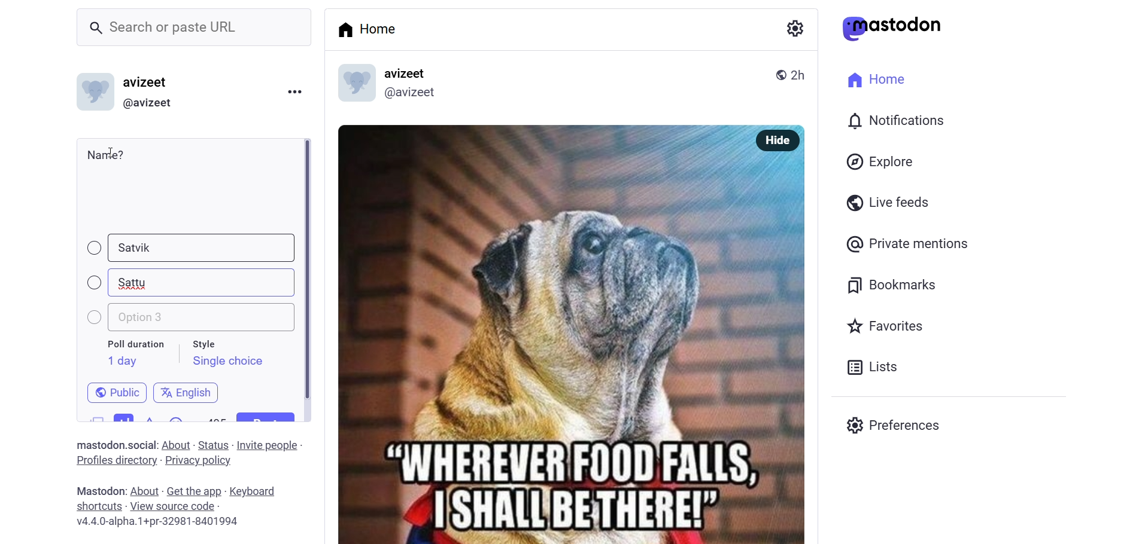  I want to click on privacy policy, so click(198, 462).